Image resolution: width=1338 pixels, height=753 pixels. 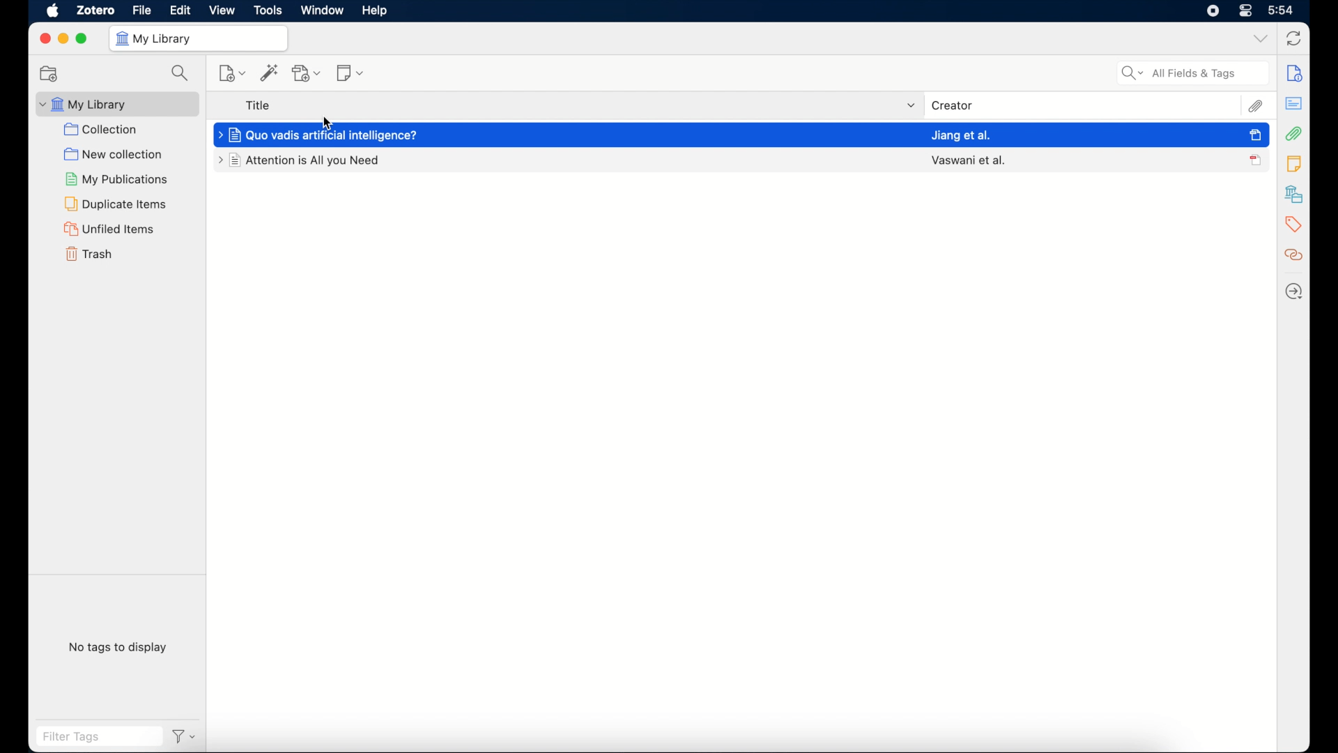 I want to click on maximize, so click(x=83, y=38).